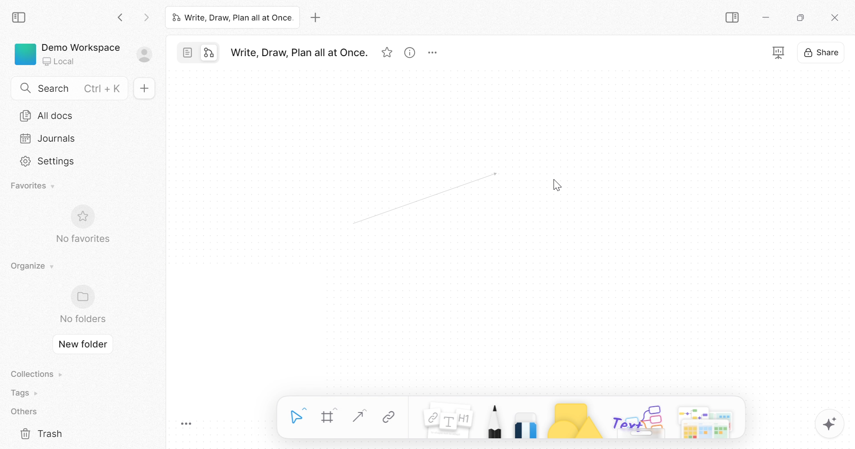 This screenshot has width=855, height=449. Describe the element at coordinates (389, 418) in the screenshot. I see `Link` at that location.